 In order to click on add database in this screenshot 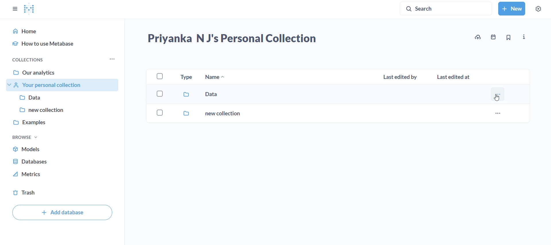, I will do `click(62, 212)`.